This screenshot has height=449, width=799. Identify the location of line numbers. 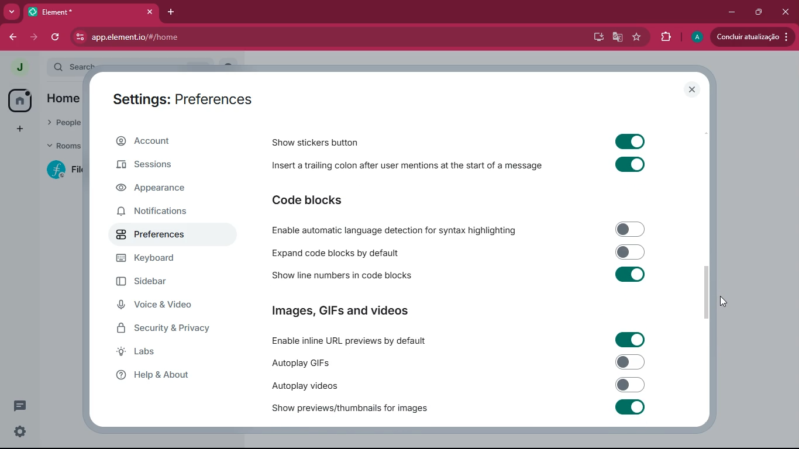
(339, 276).